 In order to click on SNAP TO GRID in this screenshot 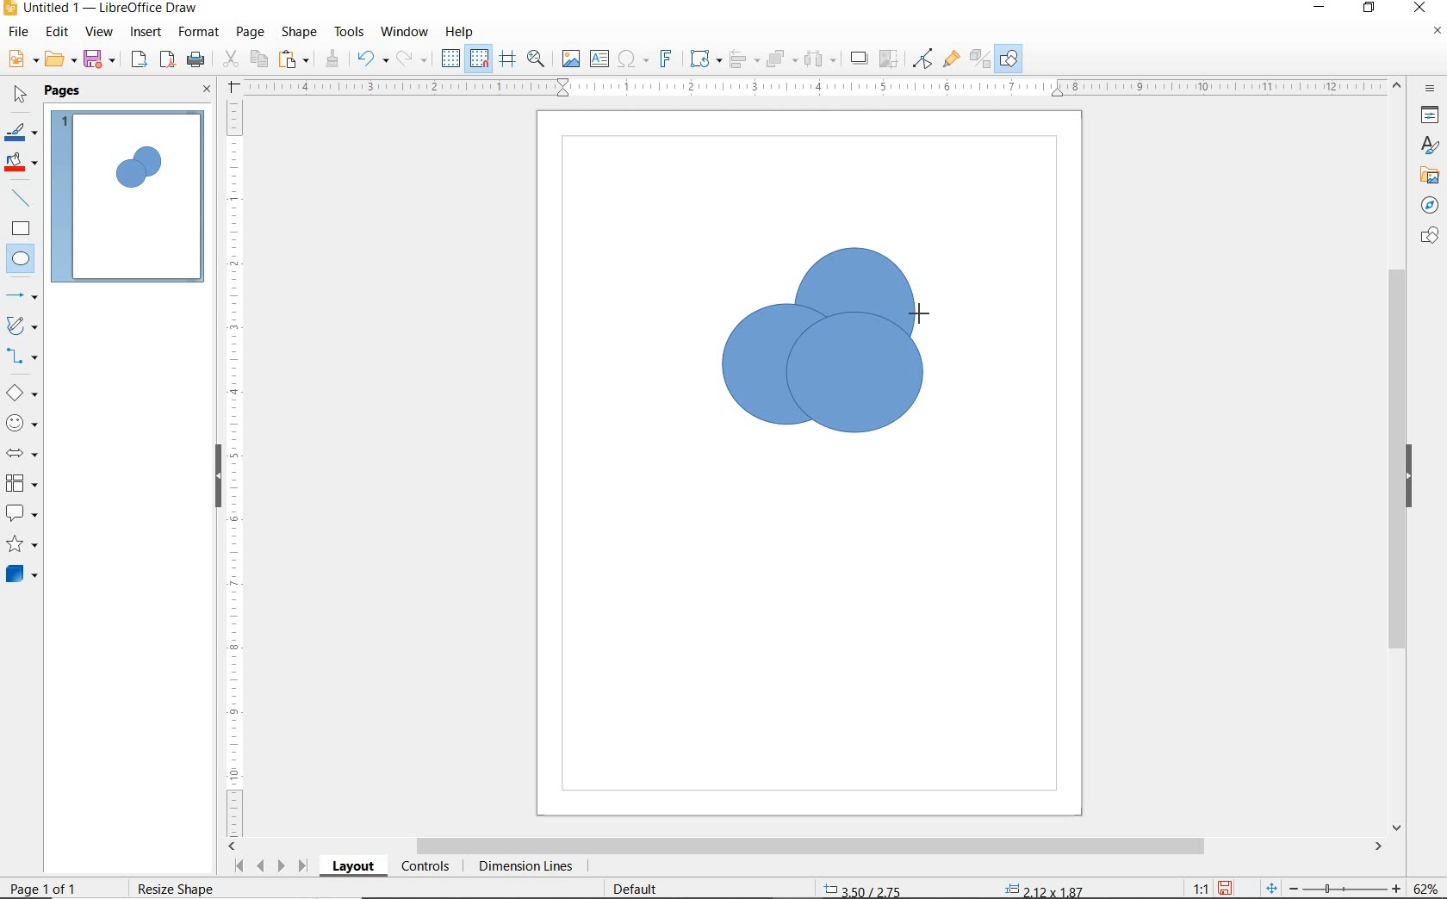, I will do `click(478, 59)`.